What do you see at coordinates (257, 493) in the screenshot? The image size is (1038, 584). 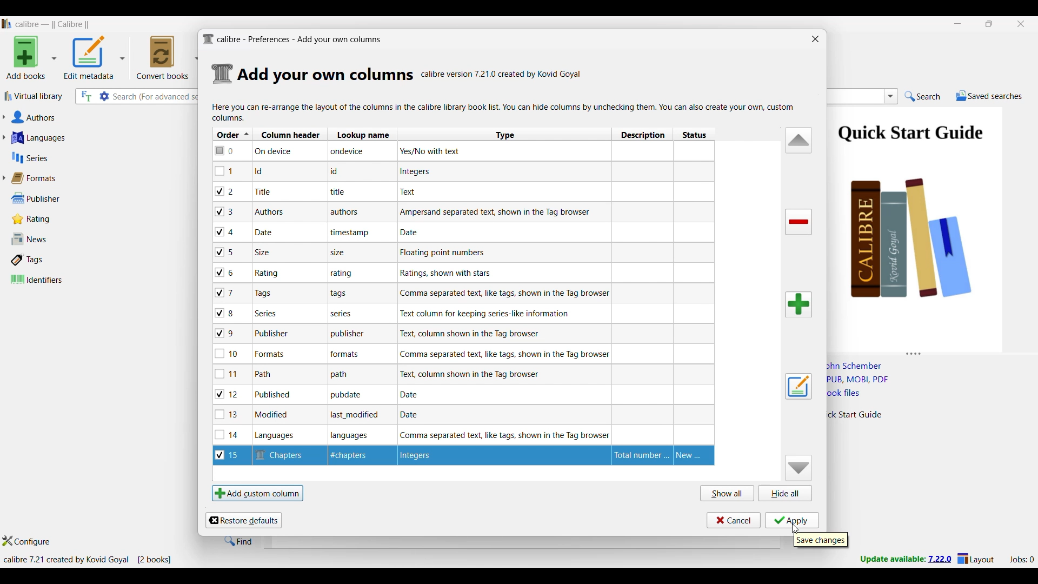 I see `Add custom column` at bounding box center [257, 493].